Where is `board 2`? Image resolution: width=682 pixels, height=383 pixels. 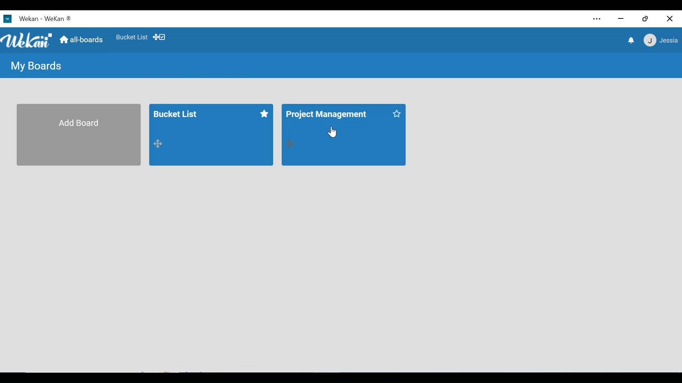 board 2 is located at coordinates (343, 144).